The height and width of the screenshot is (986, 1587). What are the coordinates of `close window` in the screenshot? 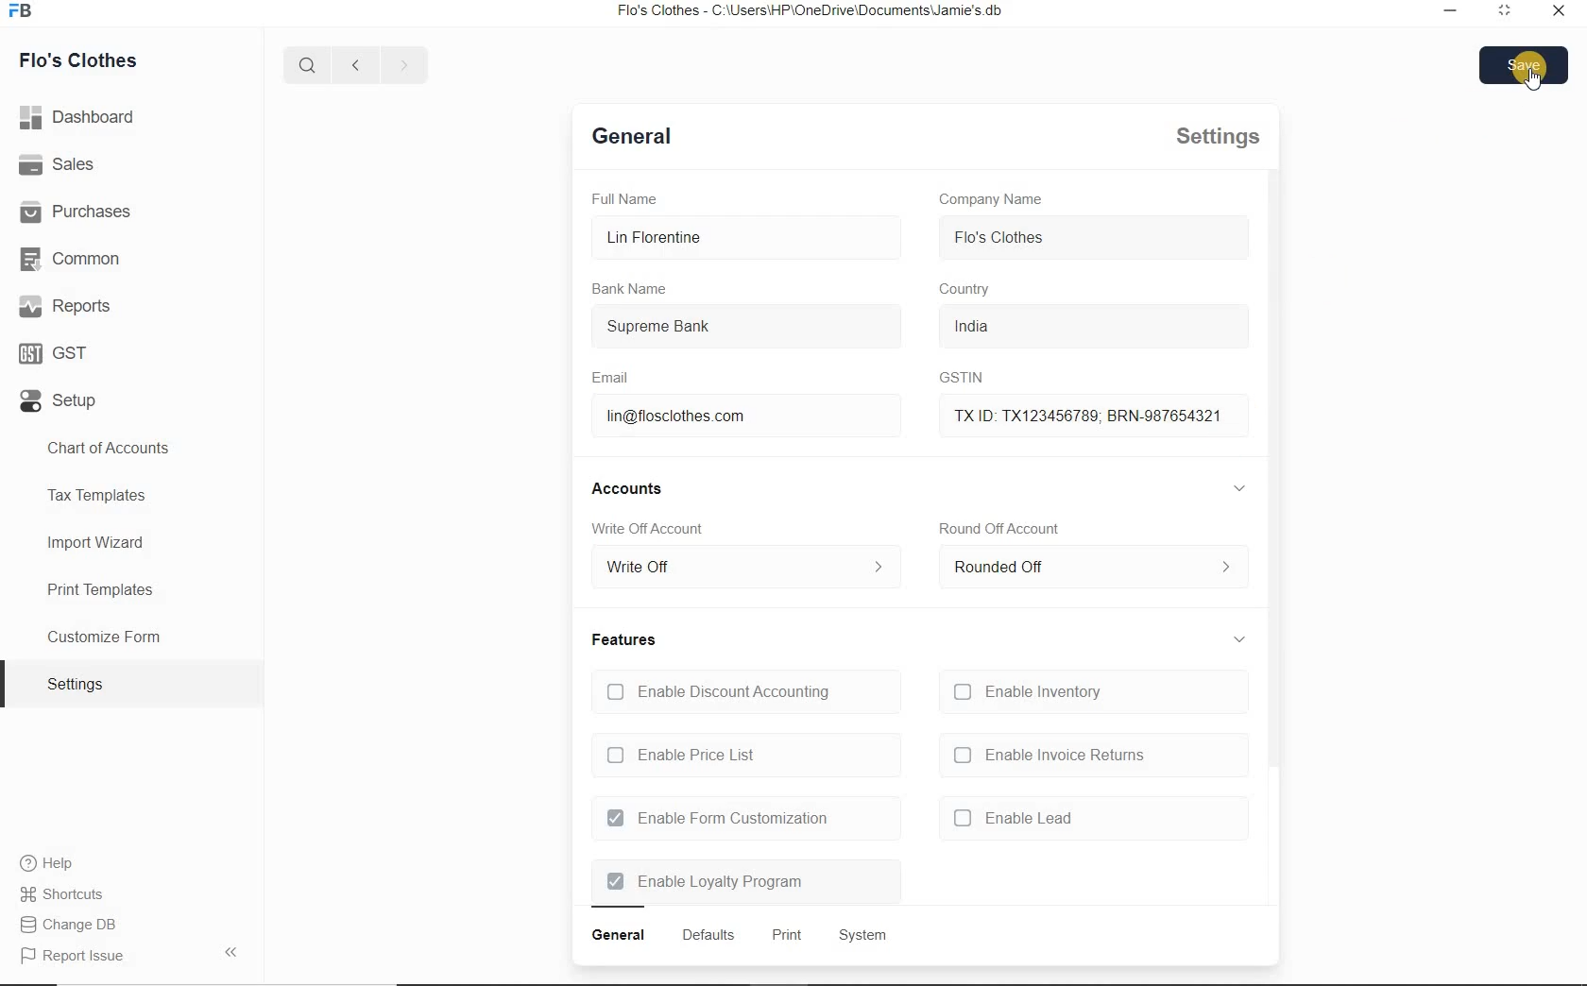 It's located at (1556, 11).